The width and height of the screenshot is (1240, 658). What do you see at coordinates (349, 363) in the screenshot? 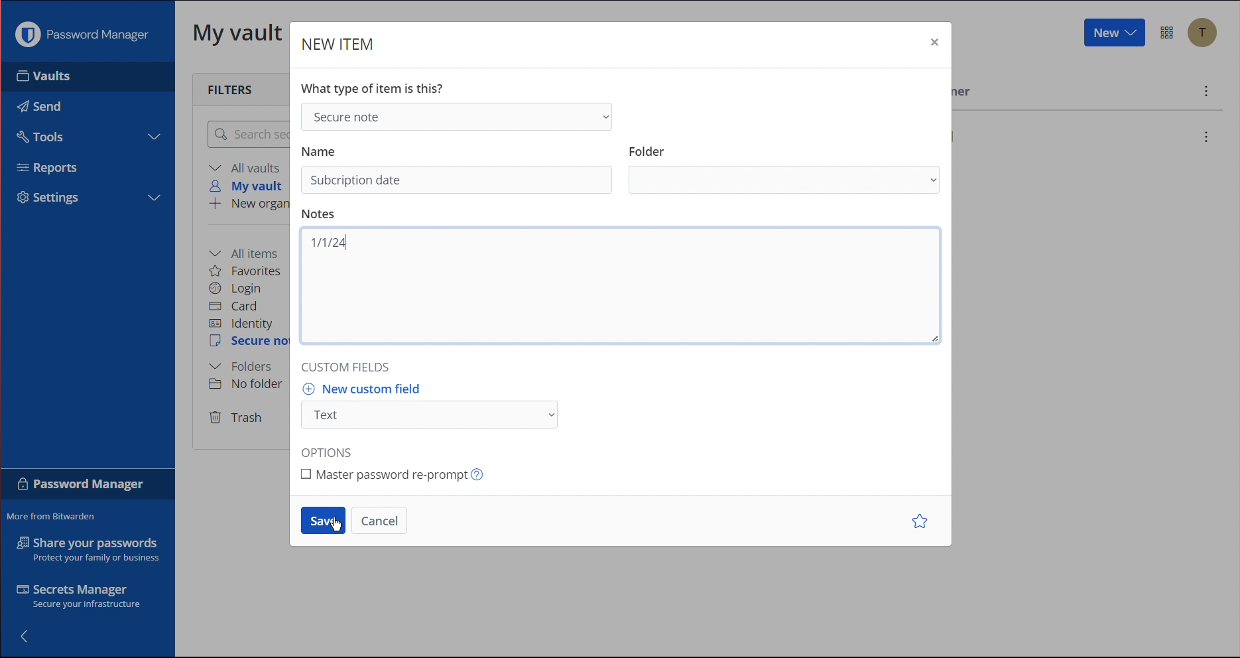
I see `Custom Fields` at bounding box center [349, 363].